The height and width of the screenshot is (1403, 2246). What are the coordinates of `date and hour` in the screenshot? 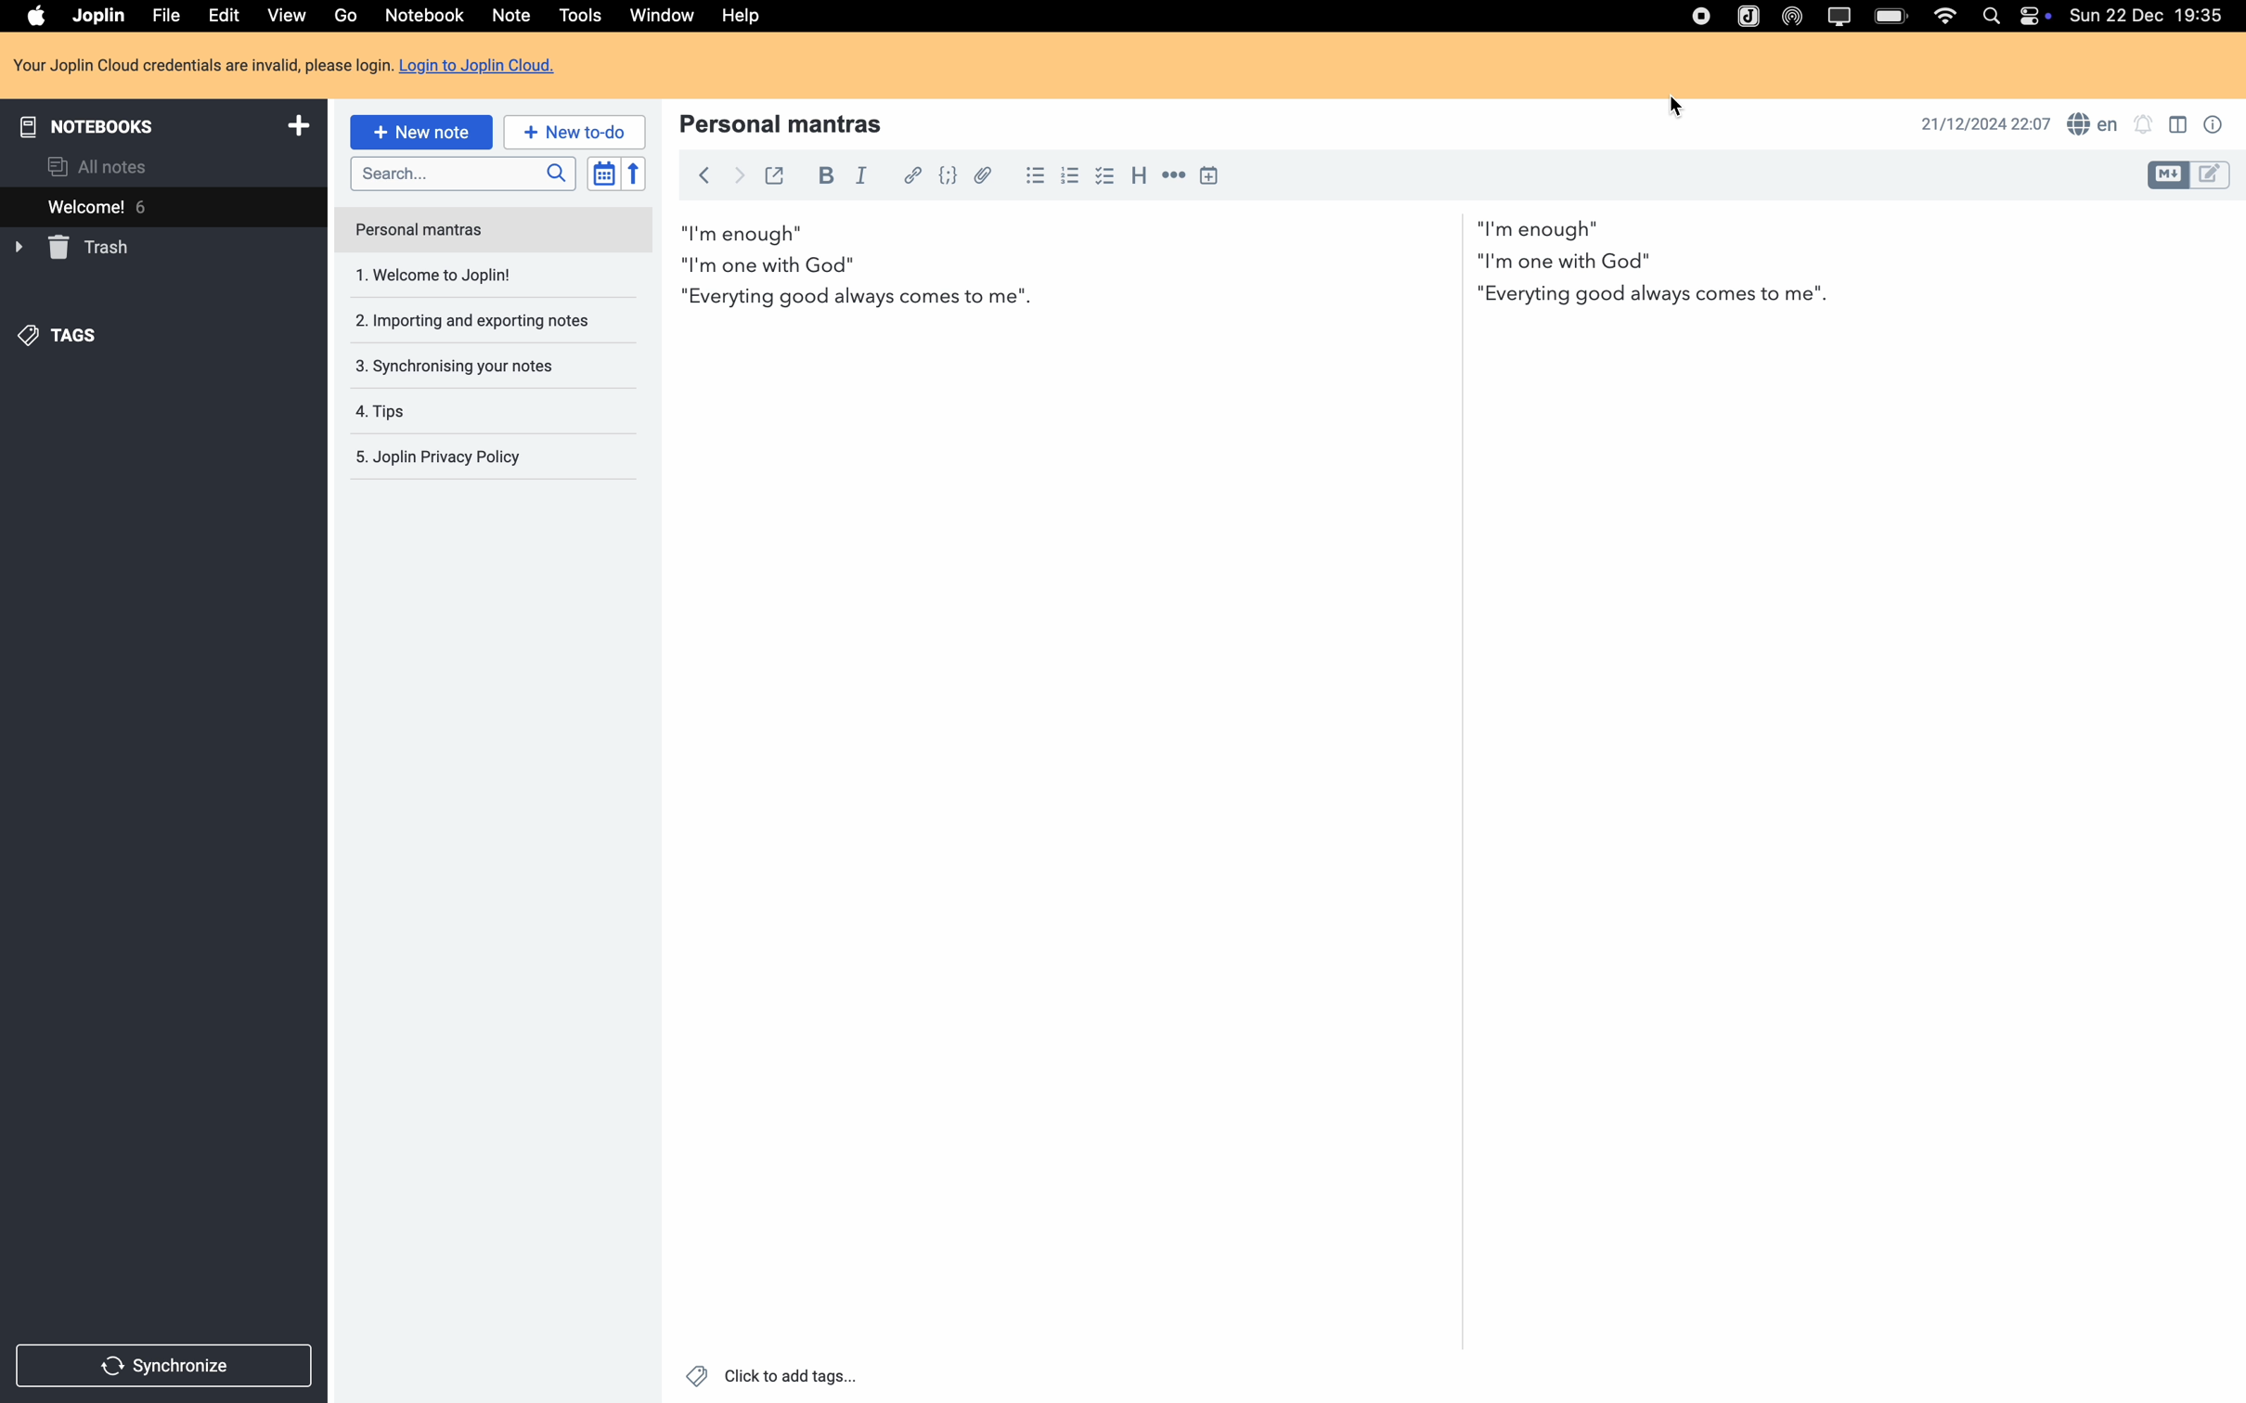 It's located at (1981, 124).